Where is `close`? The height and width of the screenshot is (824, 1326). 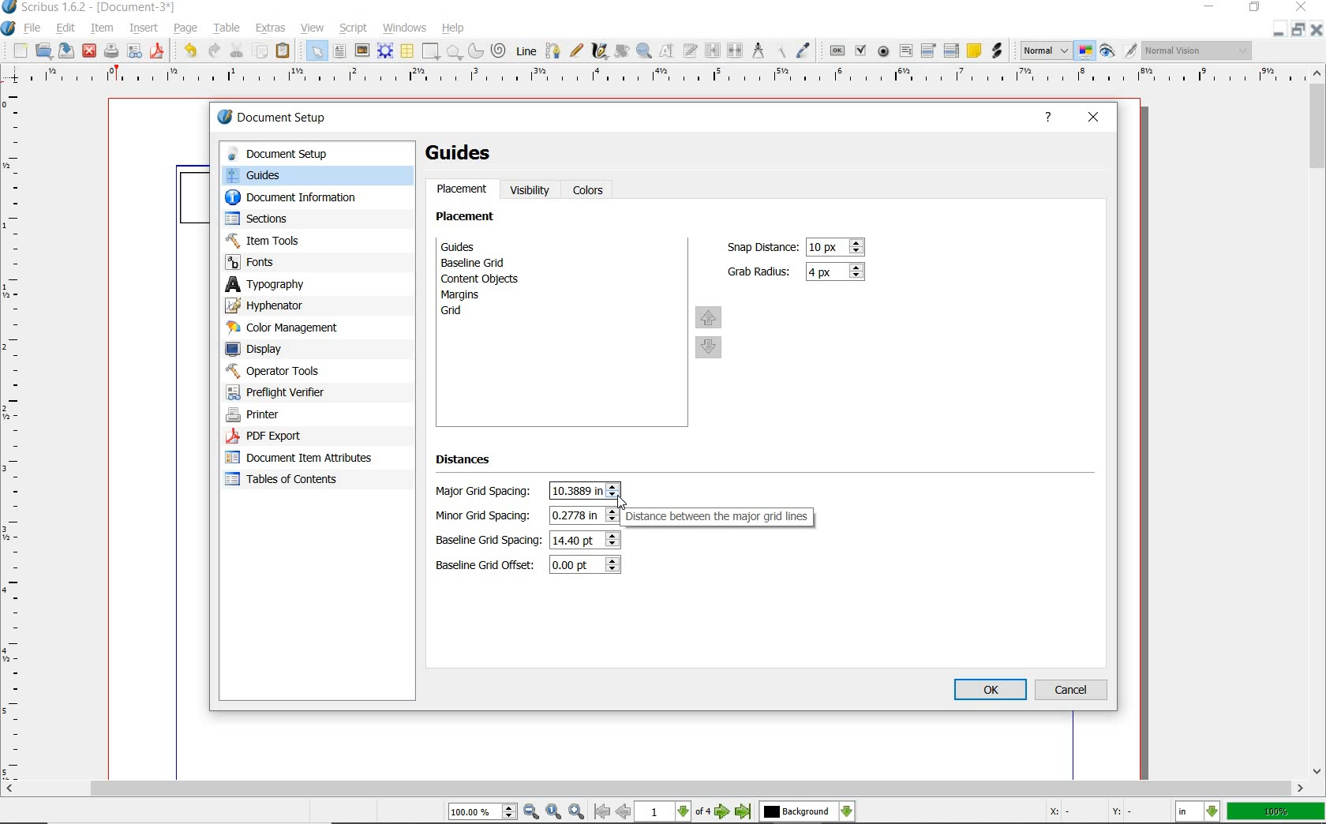 close is located at coordinates (1318, 29).